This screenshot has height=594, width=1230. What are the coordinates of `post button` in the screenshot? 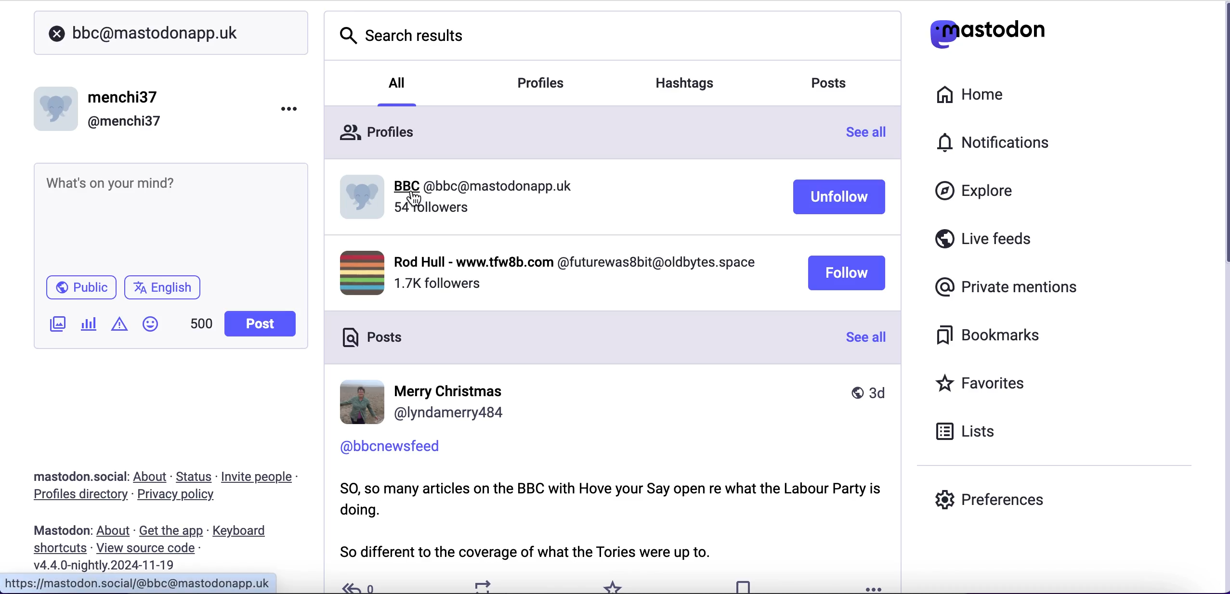 It's located at (263, 324).